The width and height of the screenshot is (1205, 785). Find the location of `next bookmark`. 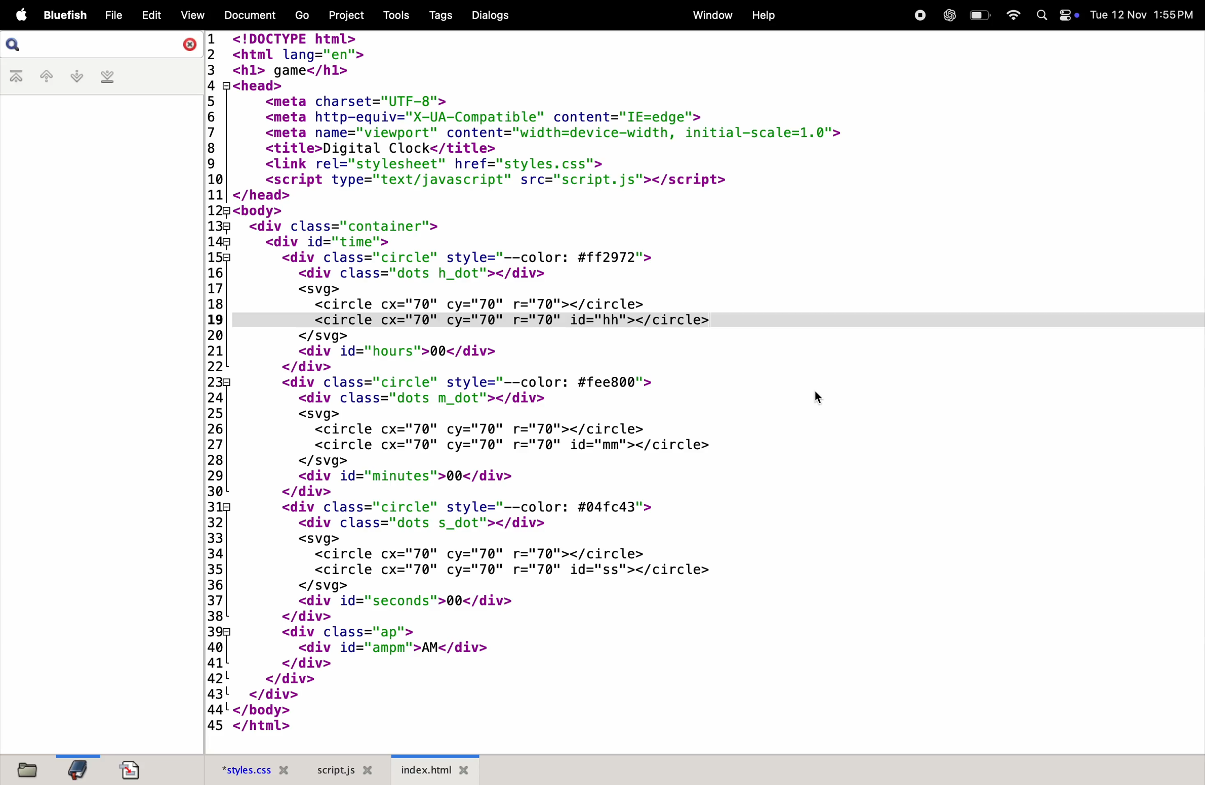

next bookmark is located at coordinates (73, 76).